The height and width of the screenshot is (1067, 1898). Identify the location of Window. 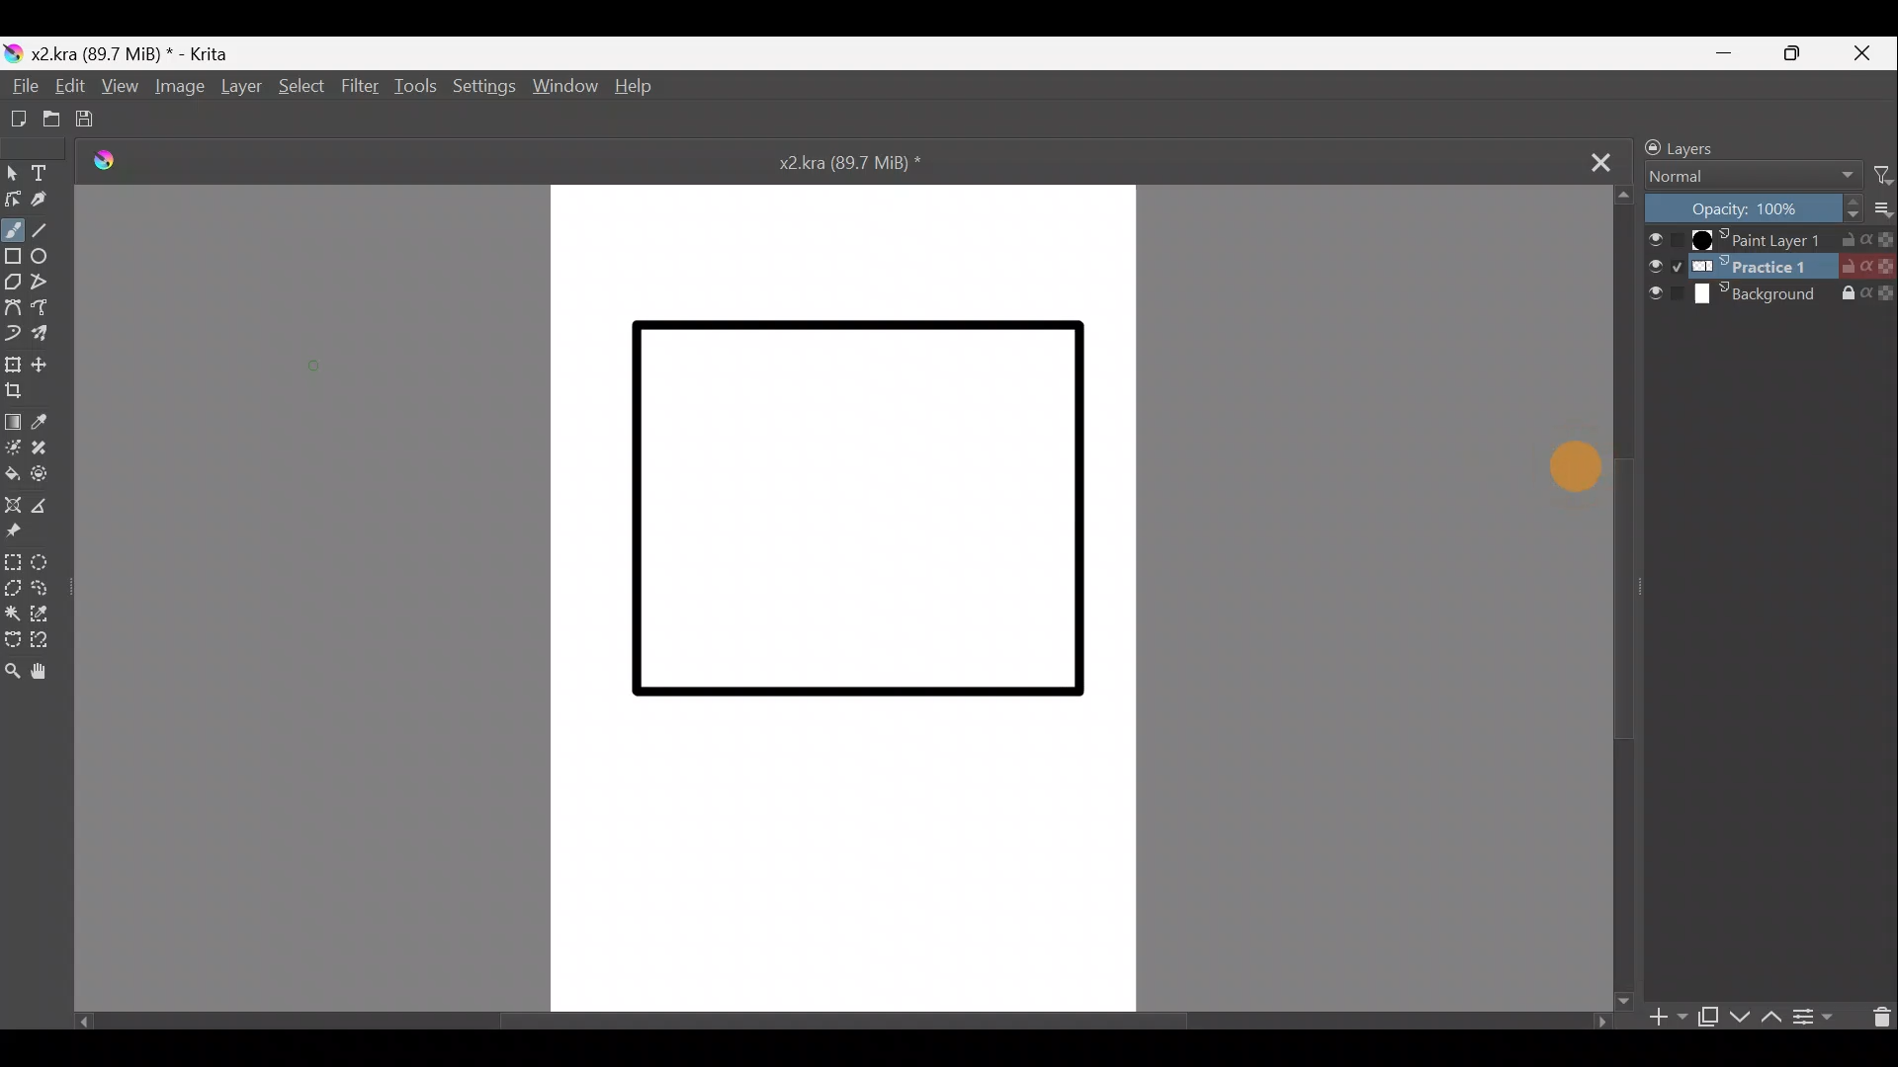
(565, 86).